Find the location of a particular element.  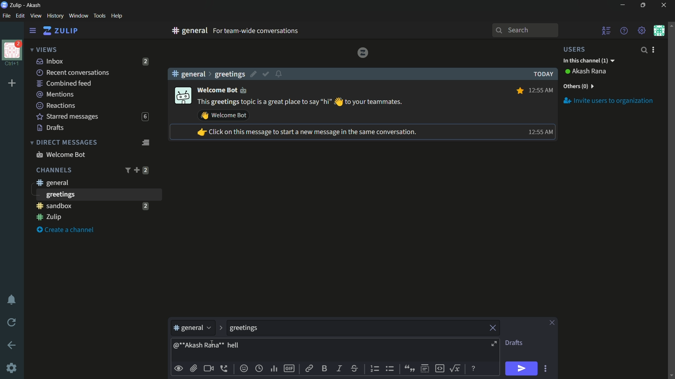

Zulip is located at coordinates (17, 5).